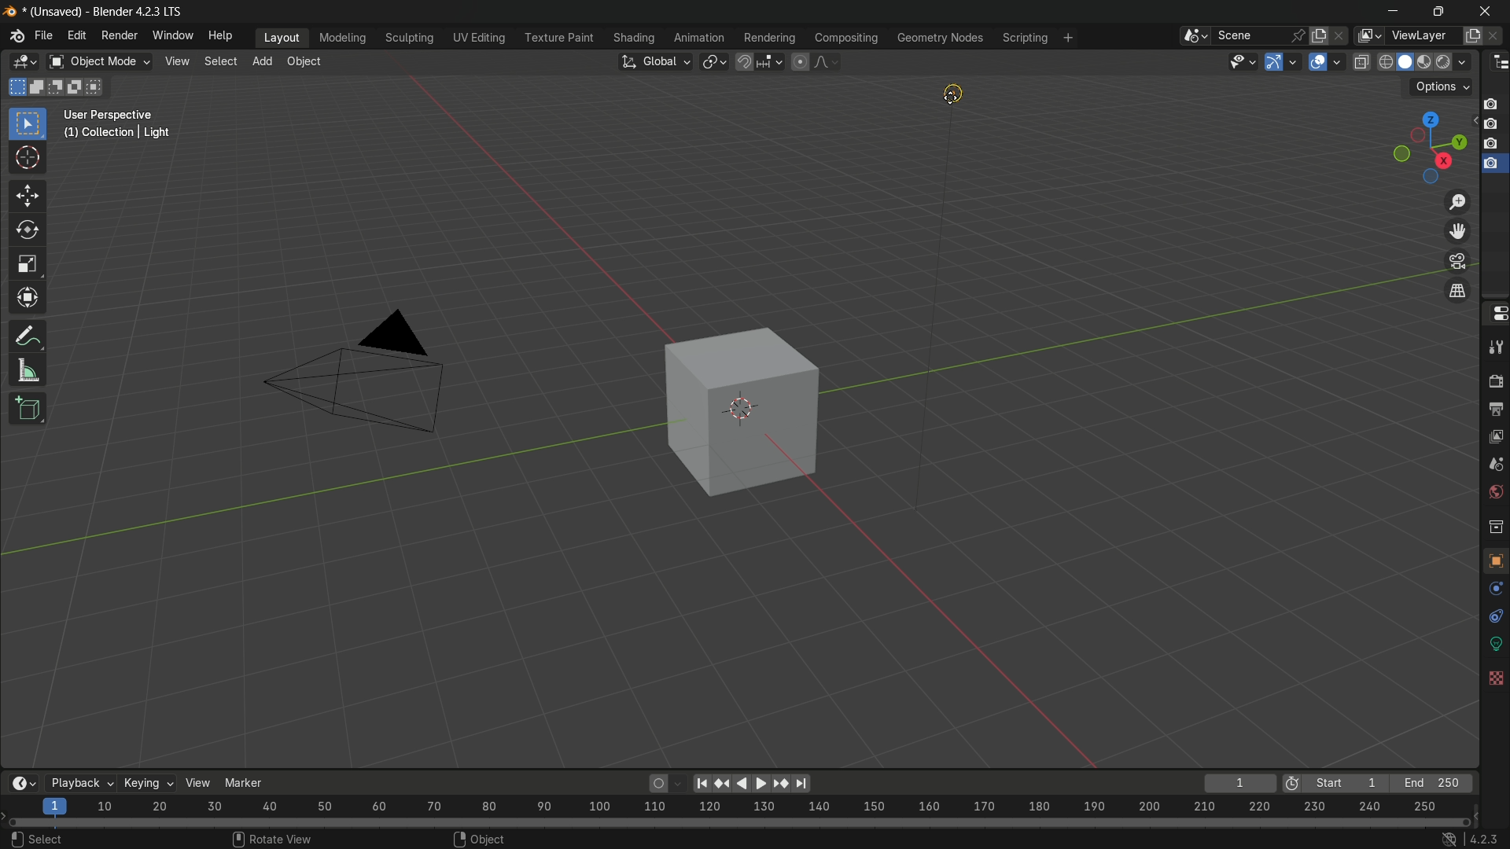 Image resolution: width=1510 pixels, height=849 pixels. What do you see at coordinates (800, 62) in the screenshot?
I see `proportional editing object` at bounding box center [800, 62].